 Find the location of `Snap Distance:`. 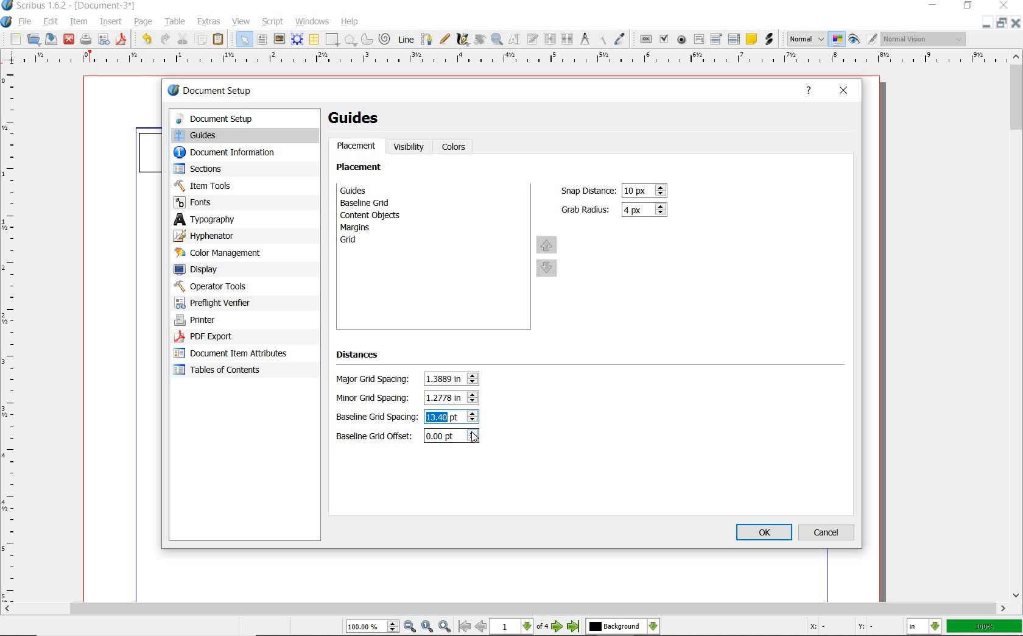

Snap Distance: is located at coordinates (586, 191).